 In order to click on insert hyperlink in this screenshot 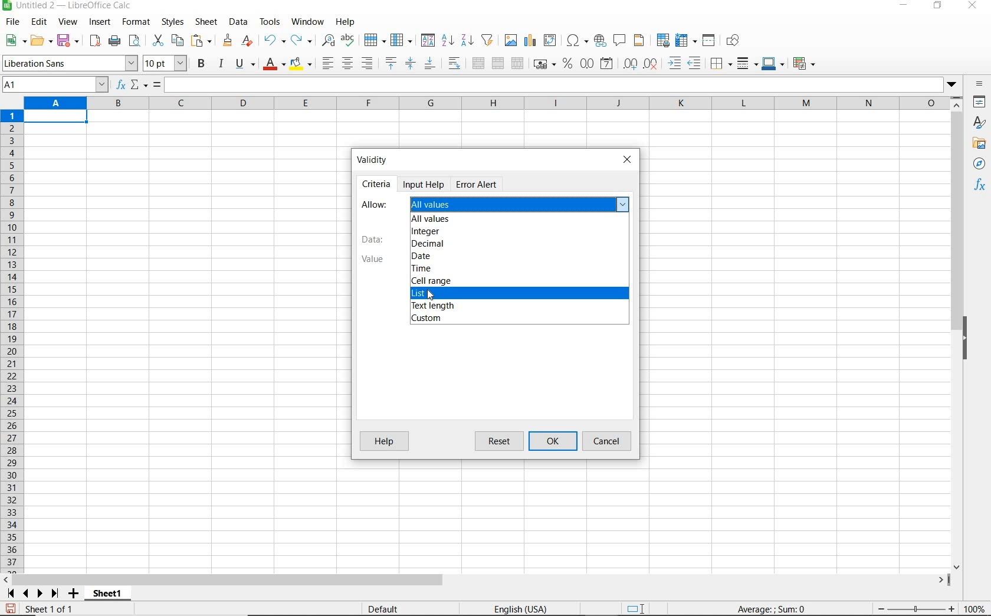, I will do `click(600, 40)`.